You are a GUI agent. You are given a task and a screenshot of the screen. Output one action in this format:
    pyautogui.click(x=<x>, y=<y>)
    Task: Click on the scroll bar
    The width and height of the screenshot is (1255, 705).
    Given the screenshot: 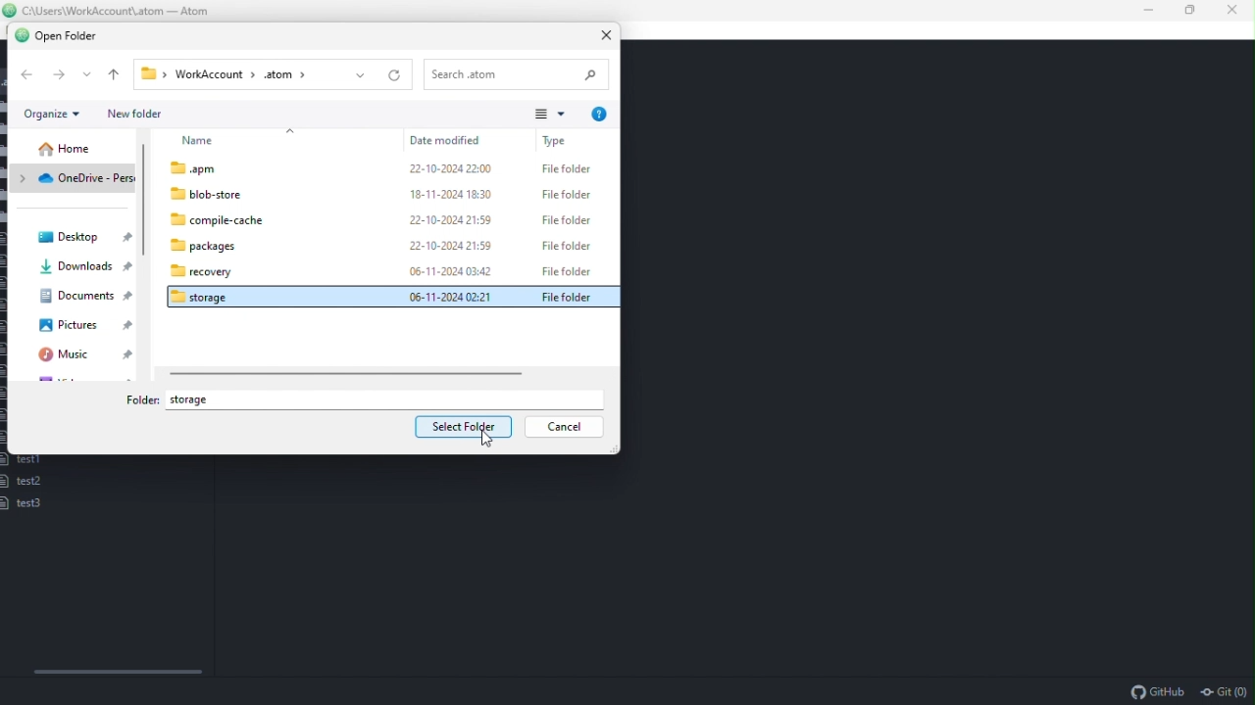 What is the action you would take?
    pyautogui.click(x=144, y=247)
    